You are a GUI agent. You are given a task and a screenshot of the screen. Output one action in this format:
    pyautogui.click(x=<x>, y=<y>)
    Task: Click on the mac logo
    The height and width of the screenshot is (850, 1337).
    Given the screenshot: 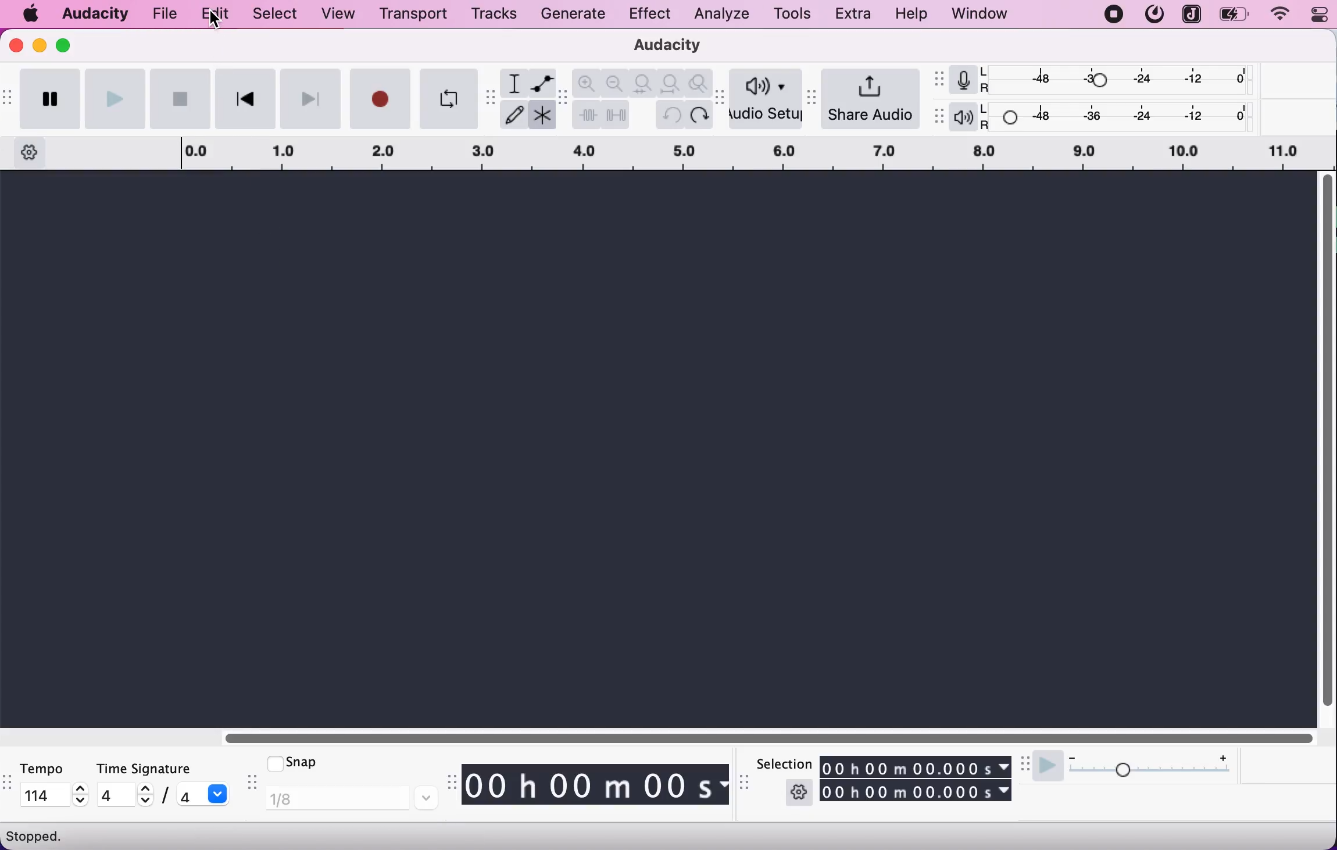 What is the action you would take?
    pyautogui.click(x=32, y=15)
    